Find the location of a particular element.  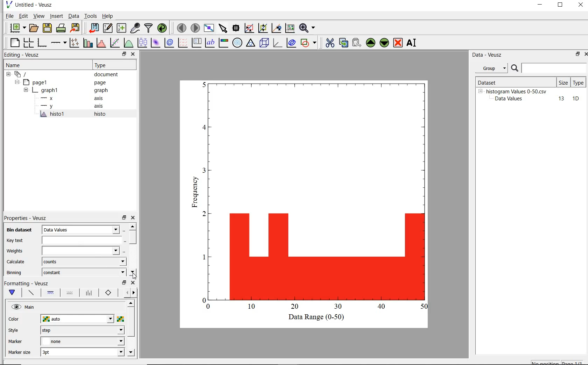

paste the selected widget is located at coordinates (356, 43).